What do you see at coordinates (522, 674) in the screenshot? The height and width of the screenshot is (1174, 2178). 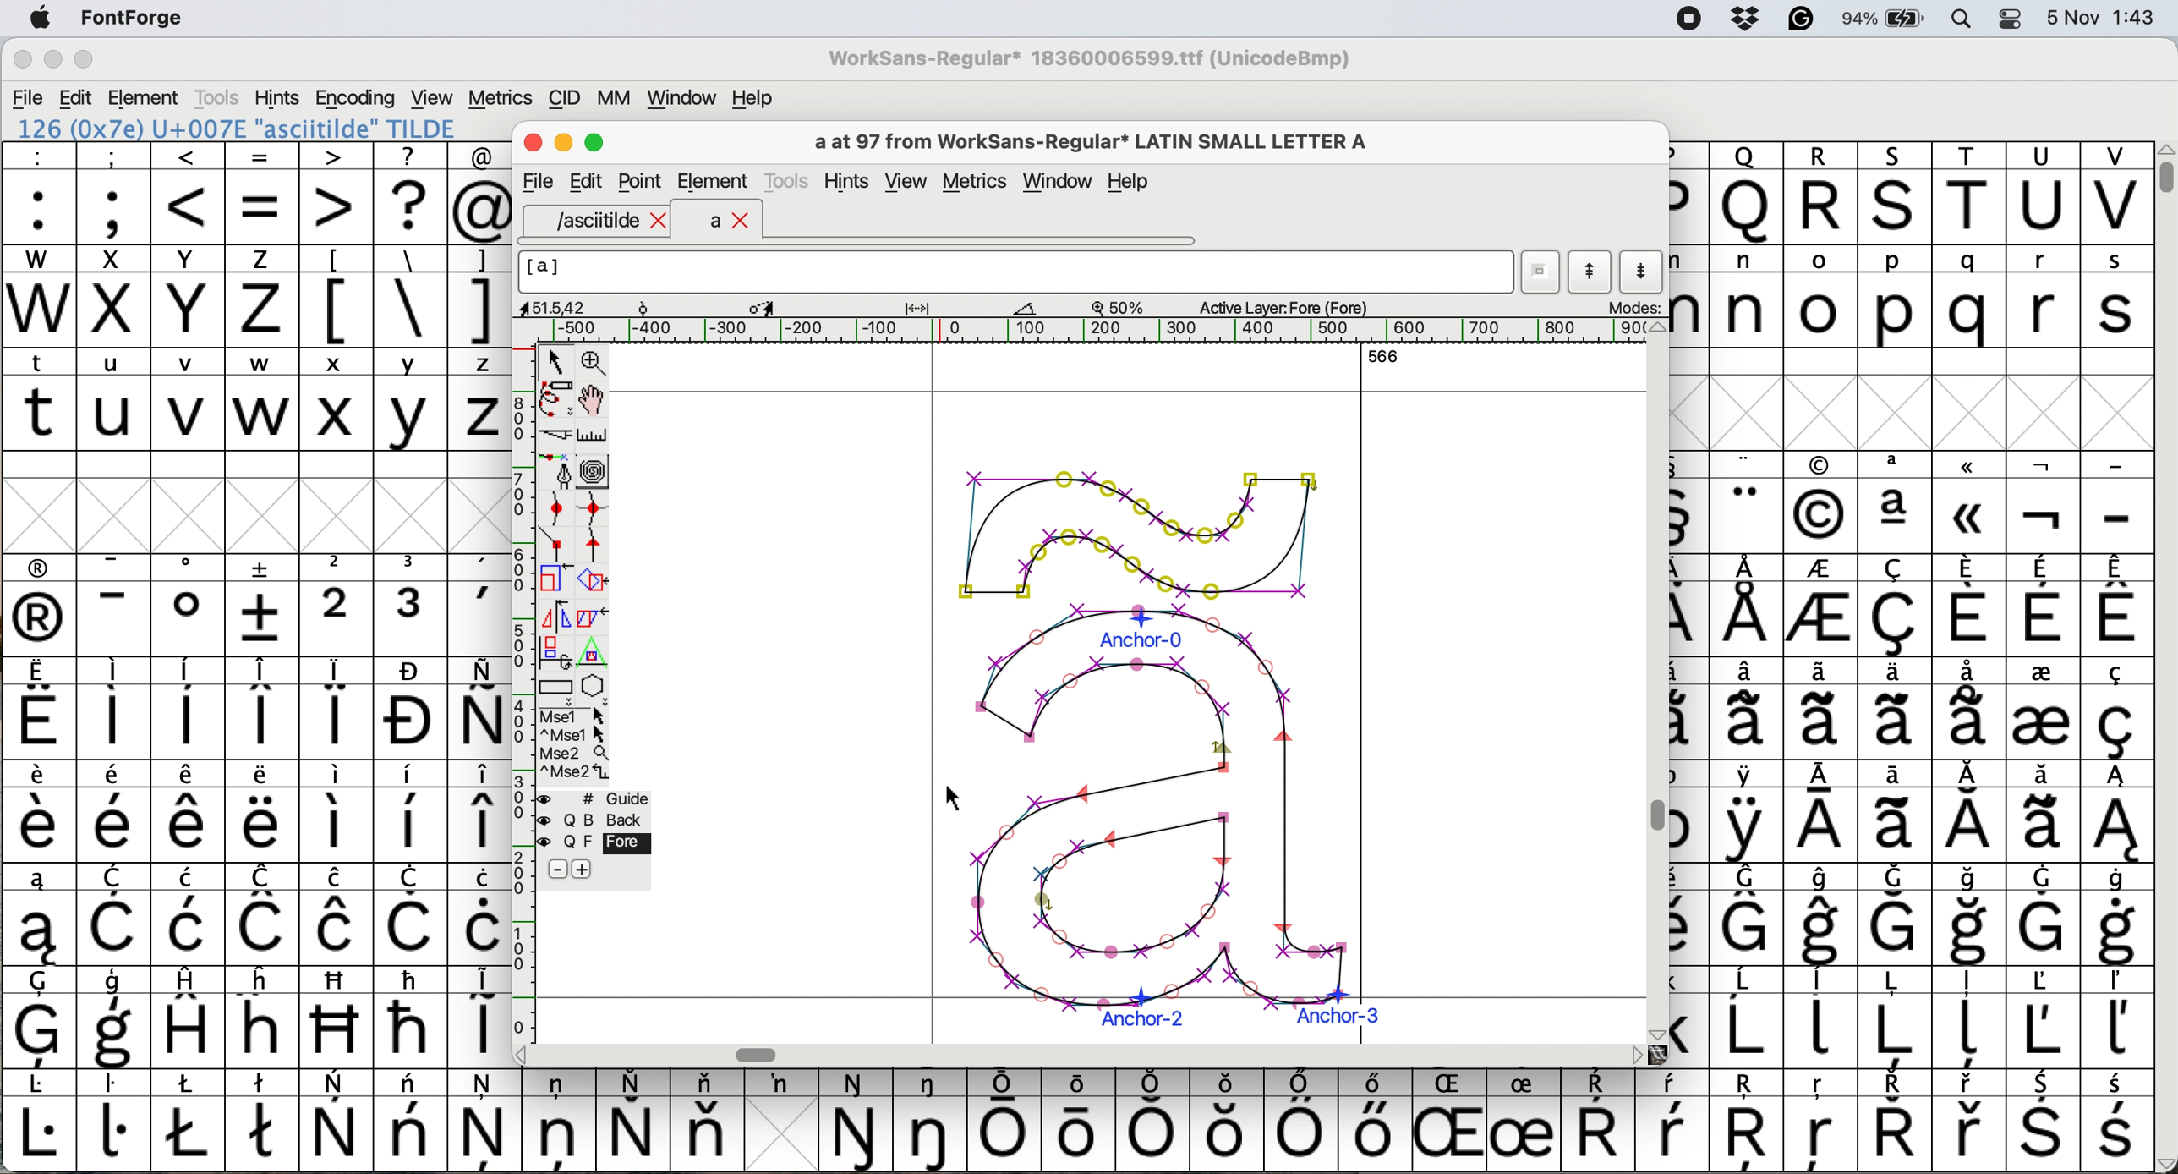 I see `vertical scale` at bounding box center [522, 674].